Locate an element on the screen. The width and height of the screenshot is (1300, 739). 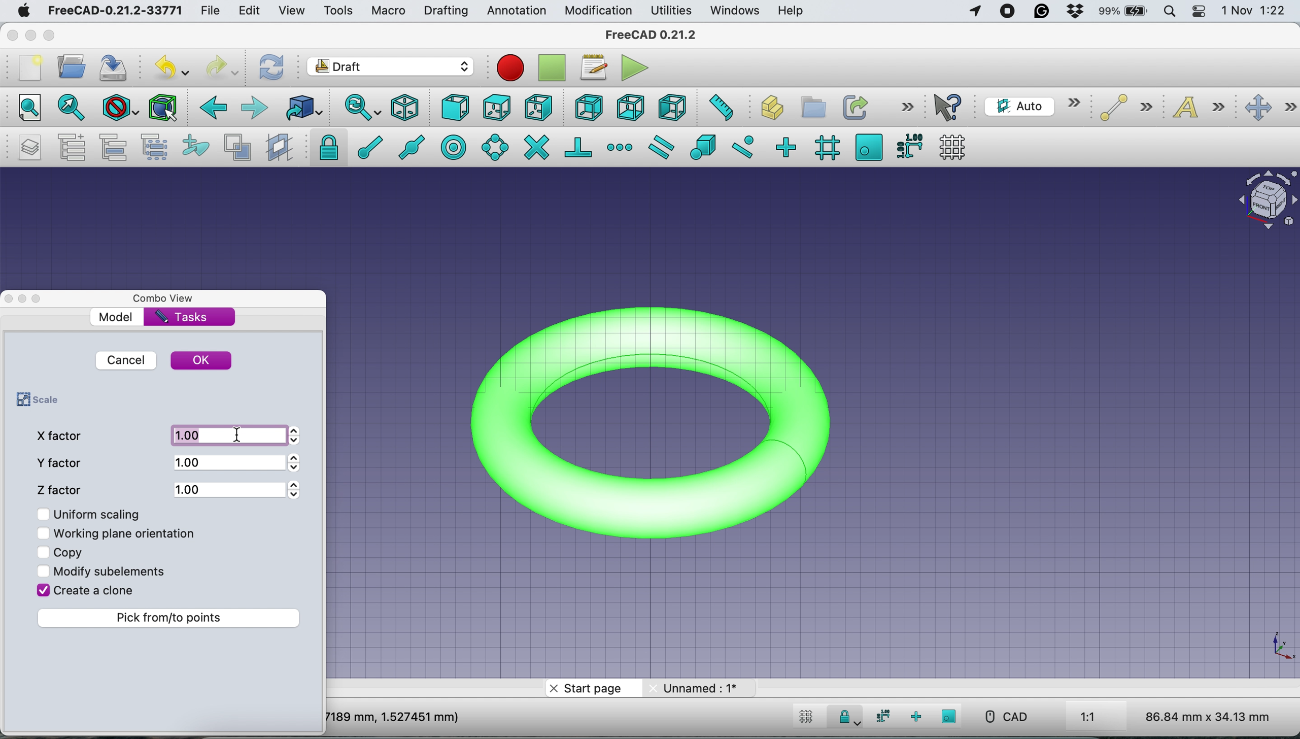
Checkbox is located at coordinates (44, 552).